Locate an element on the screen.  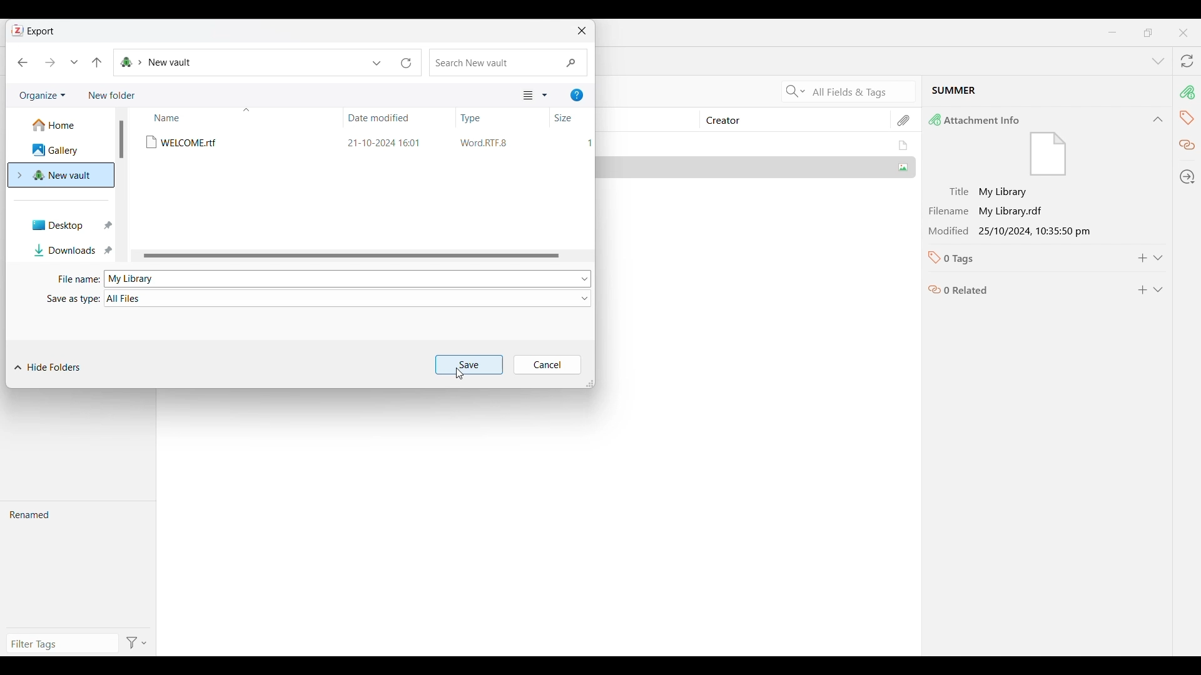
New Vault is located at coordinates (179, 62).